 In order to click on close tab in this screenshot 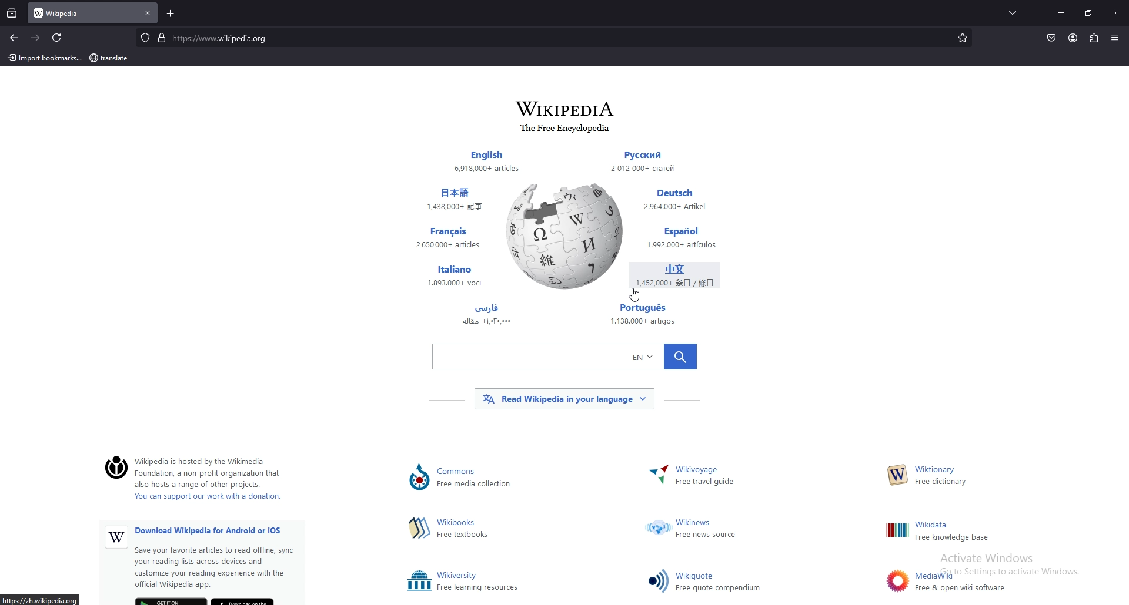, I will do `click(148, 13)`.